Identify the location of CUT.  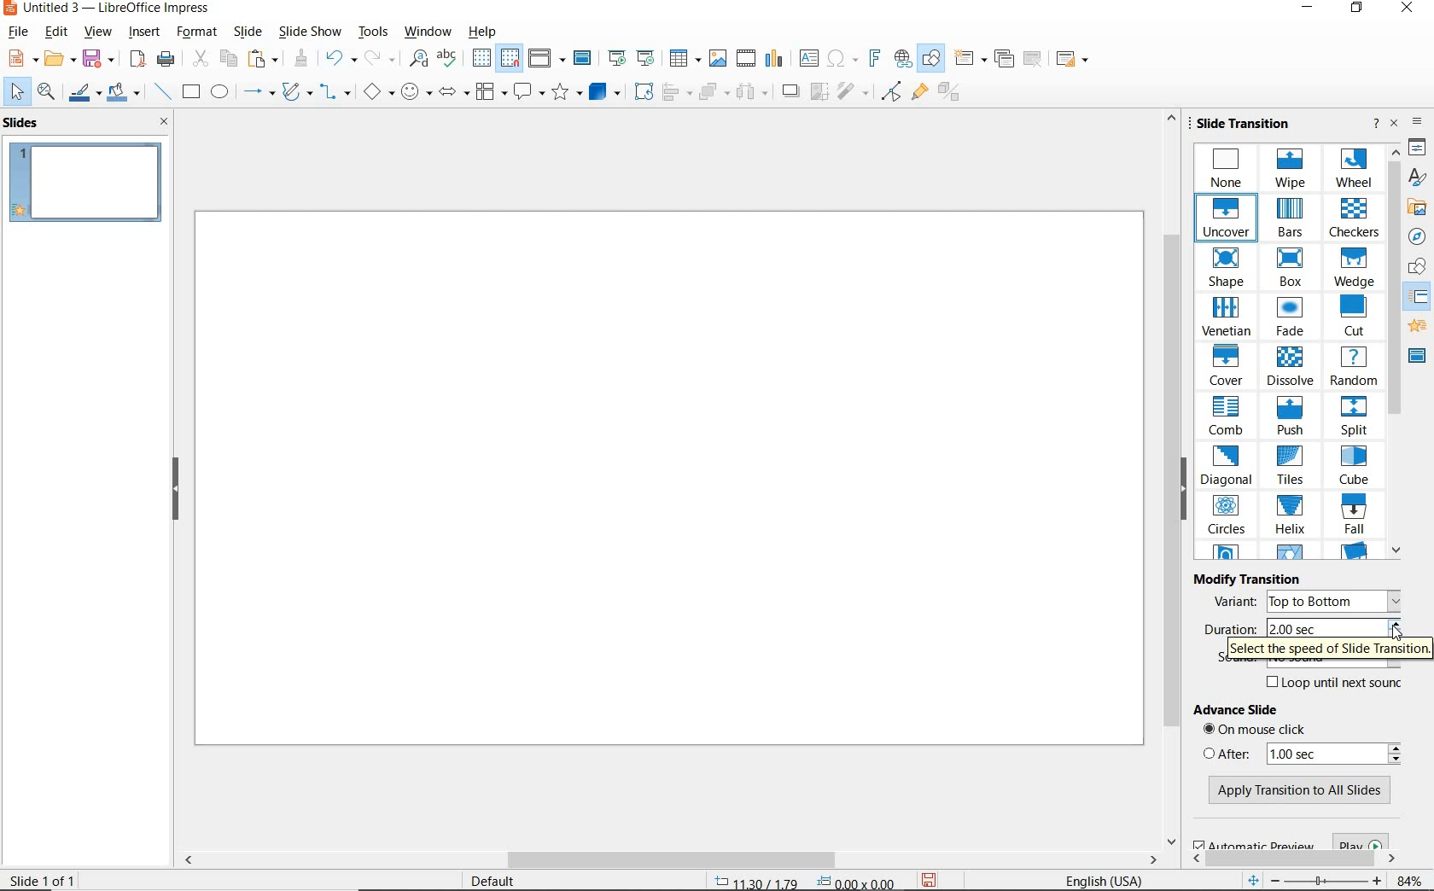
(1352, 317).